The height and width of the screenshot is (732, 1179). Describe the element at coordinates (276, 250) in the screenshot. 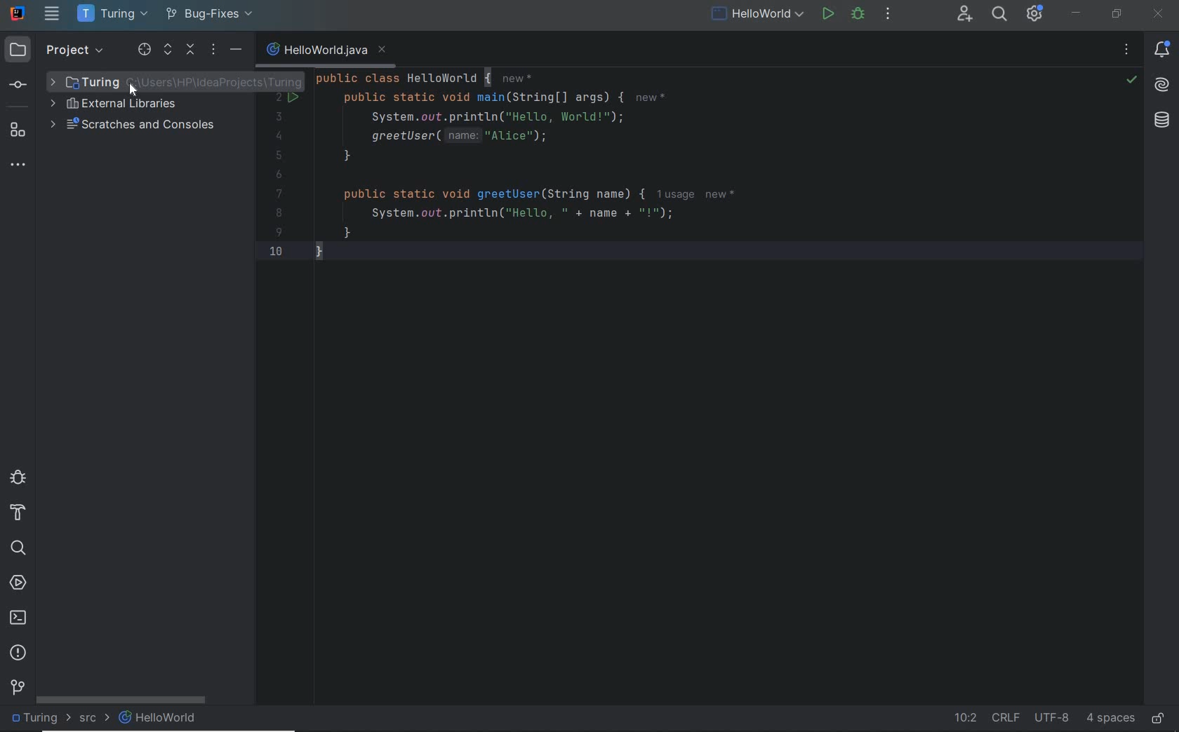

I see `10` at that location.